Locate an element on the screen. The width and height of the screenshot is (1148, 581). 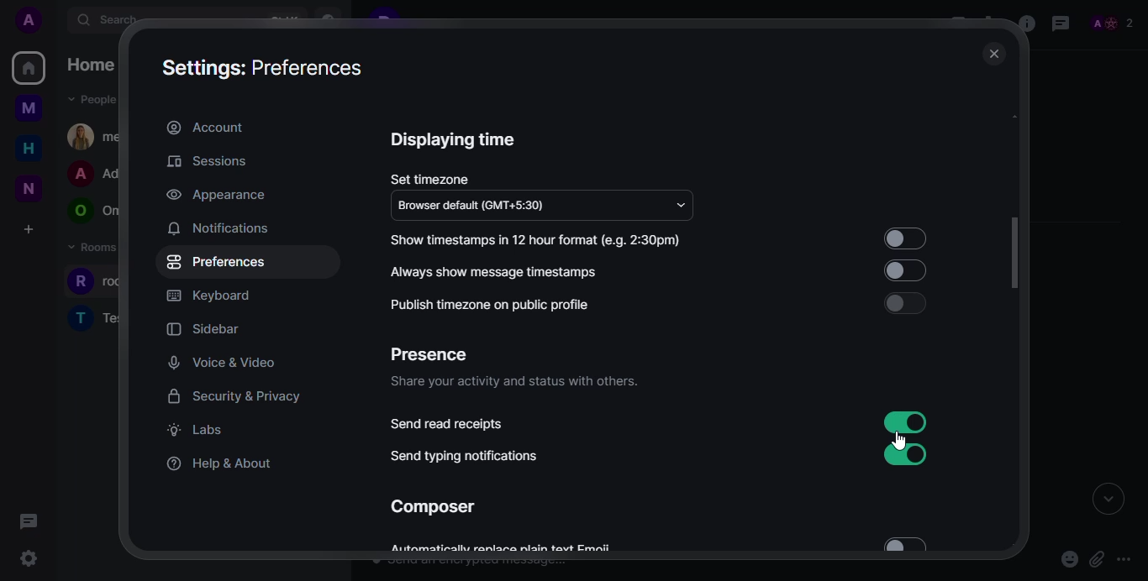
info is located at coordinates (1024, 24).